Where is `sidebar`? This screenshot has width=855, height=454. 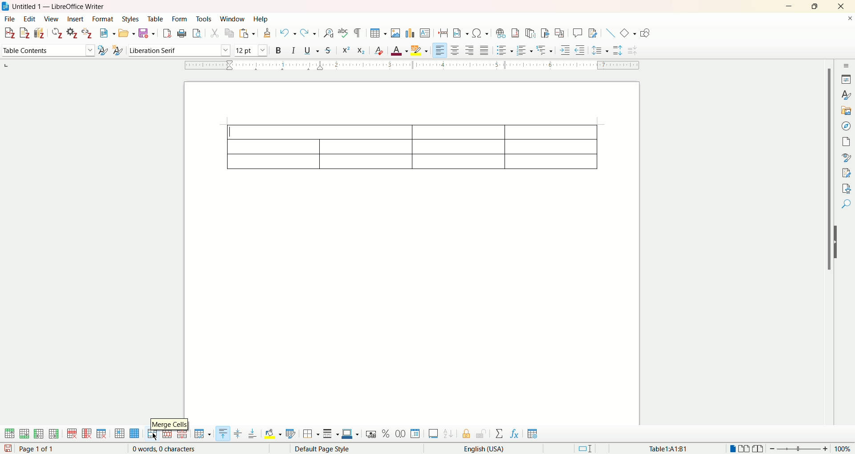
sidebar is located at coordinates (847, 66).